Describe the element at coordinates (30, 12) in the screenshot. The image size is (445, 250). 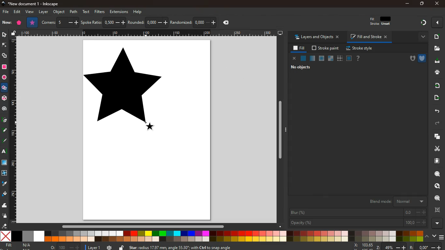
I see `view` at that location.